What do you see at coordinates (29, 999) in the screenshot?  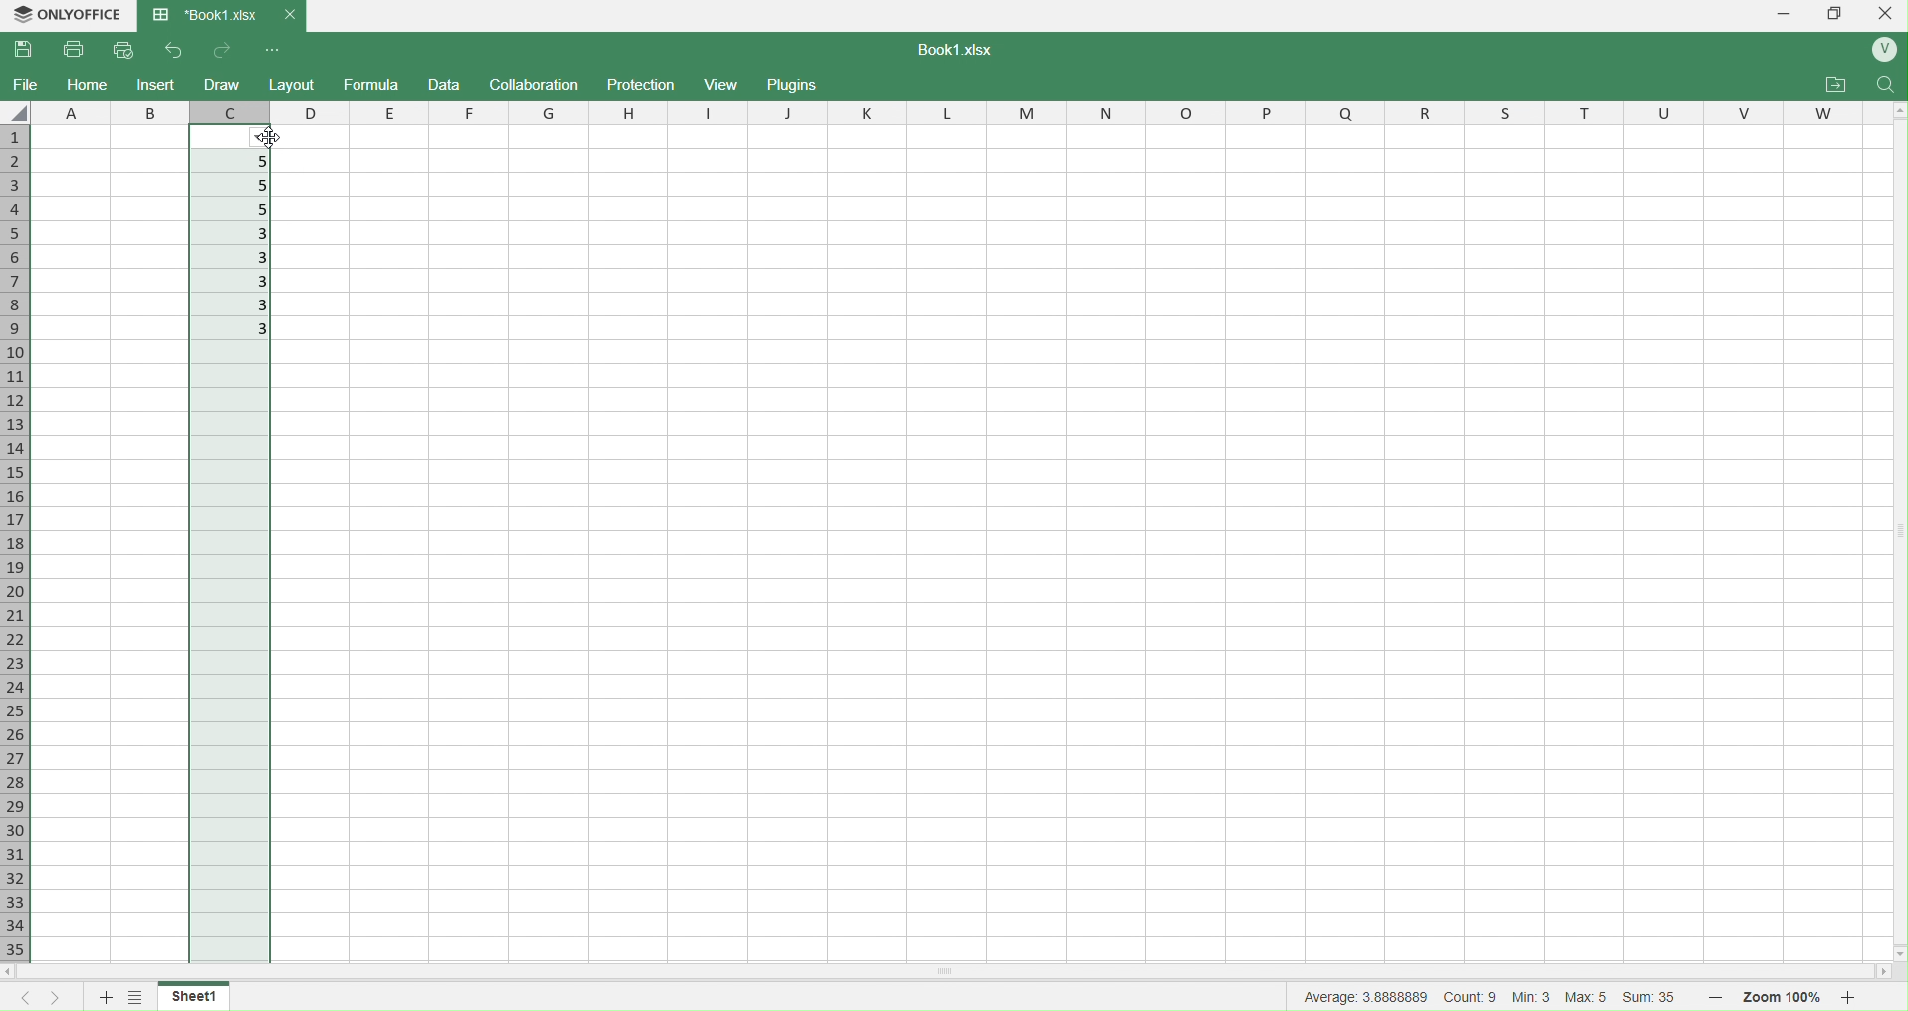 I see `previous sheet` at bounding box center [29, 999].